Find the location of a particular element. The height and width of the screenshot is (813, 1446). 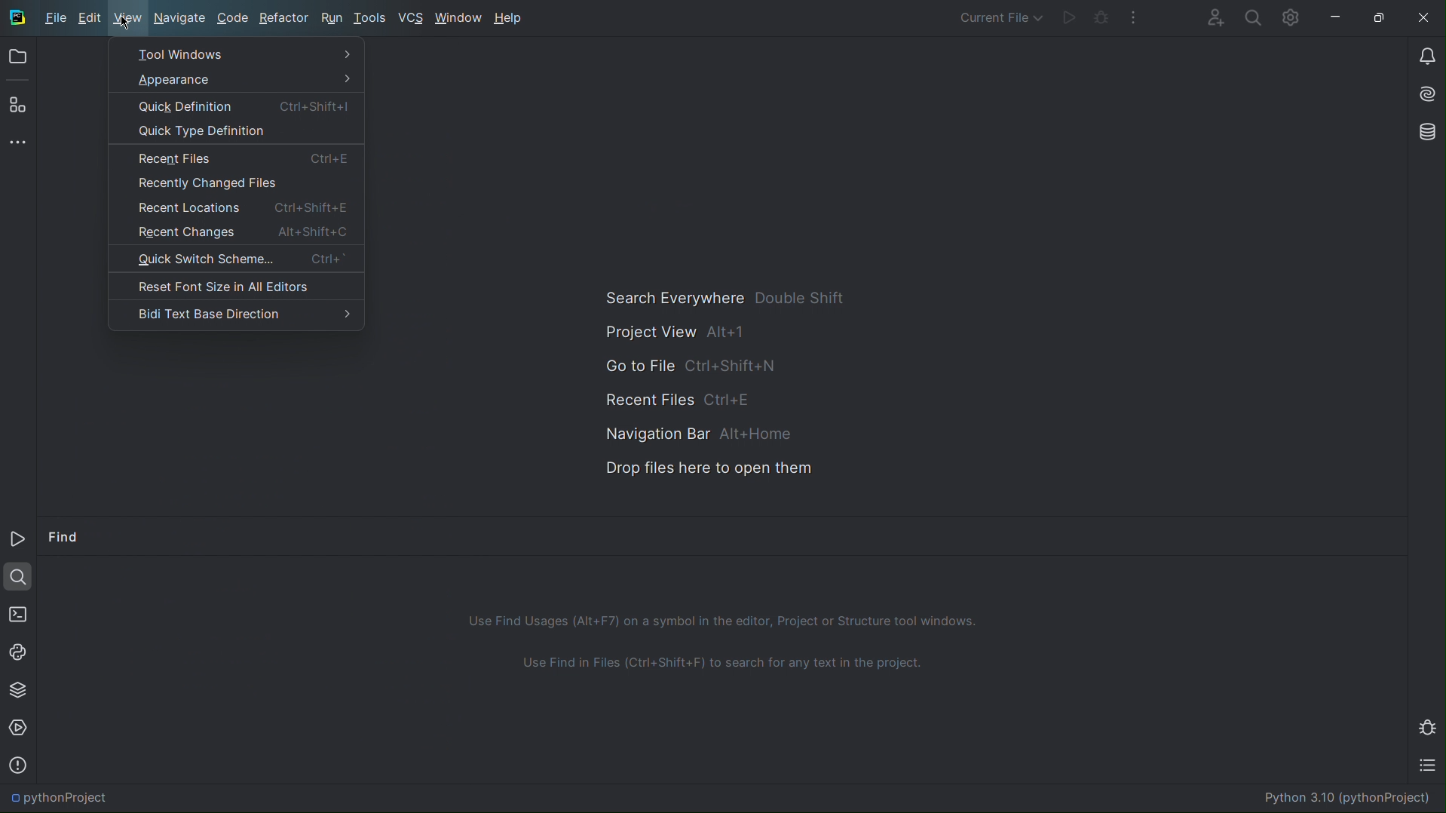

Notifications is located at coordinates (1425, 54).